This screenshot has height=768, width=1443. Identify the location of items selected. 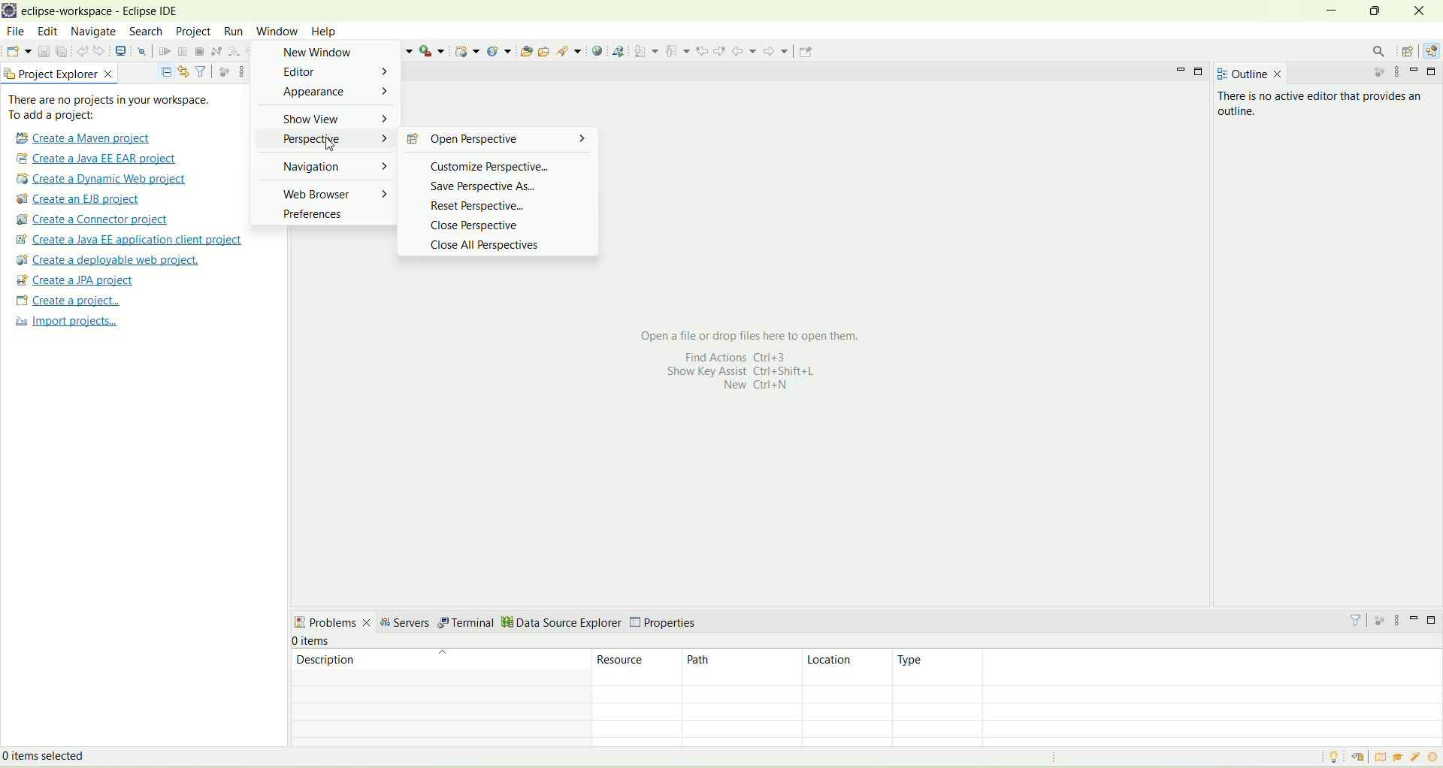
(67, 754).